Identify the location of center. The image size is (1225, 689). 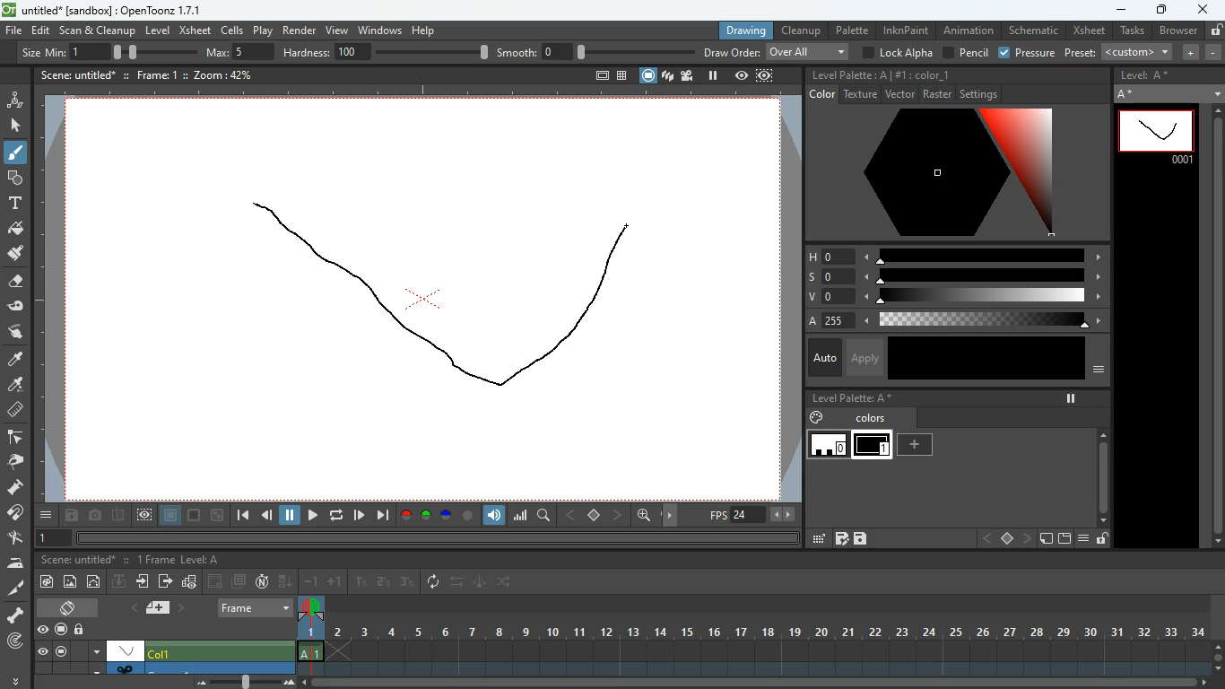
(595, 514).